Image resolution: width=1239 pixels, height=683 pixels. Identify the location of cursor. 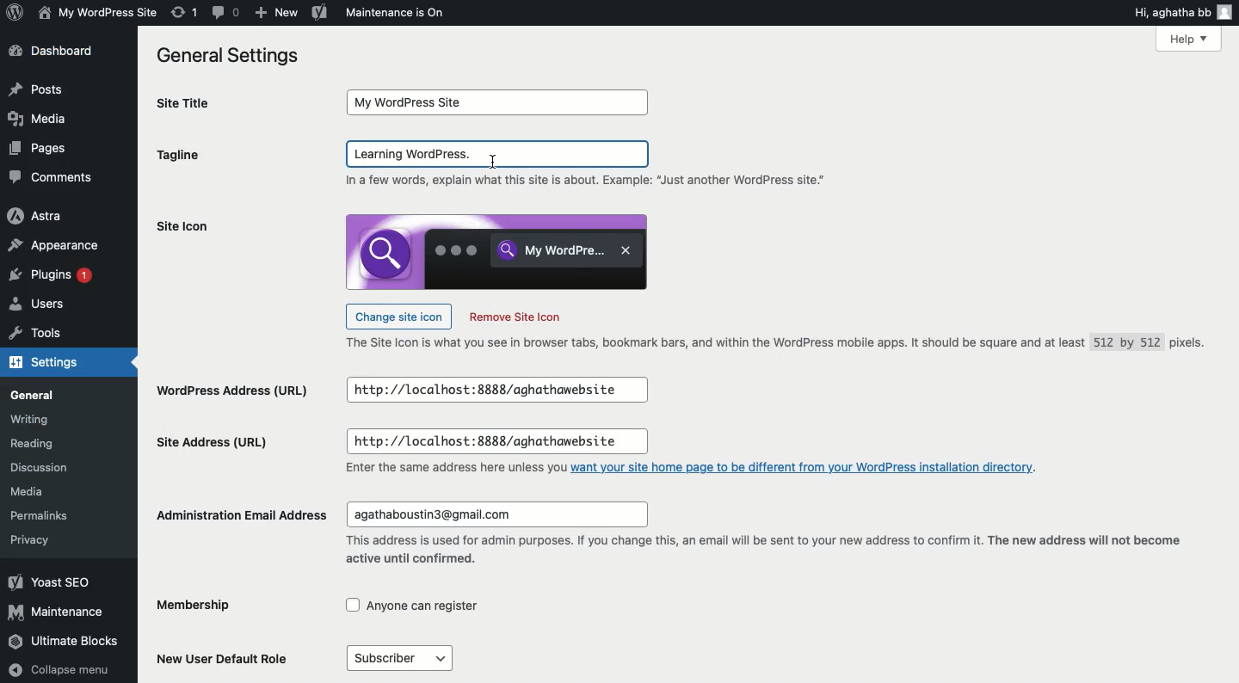
(495, 161).